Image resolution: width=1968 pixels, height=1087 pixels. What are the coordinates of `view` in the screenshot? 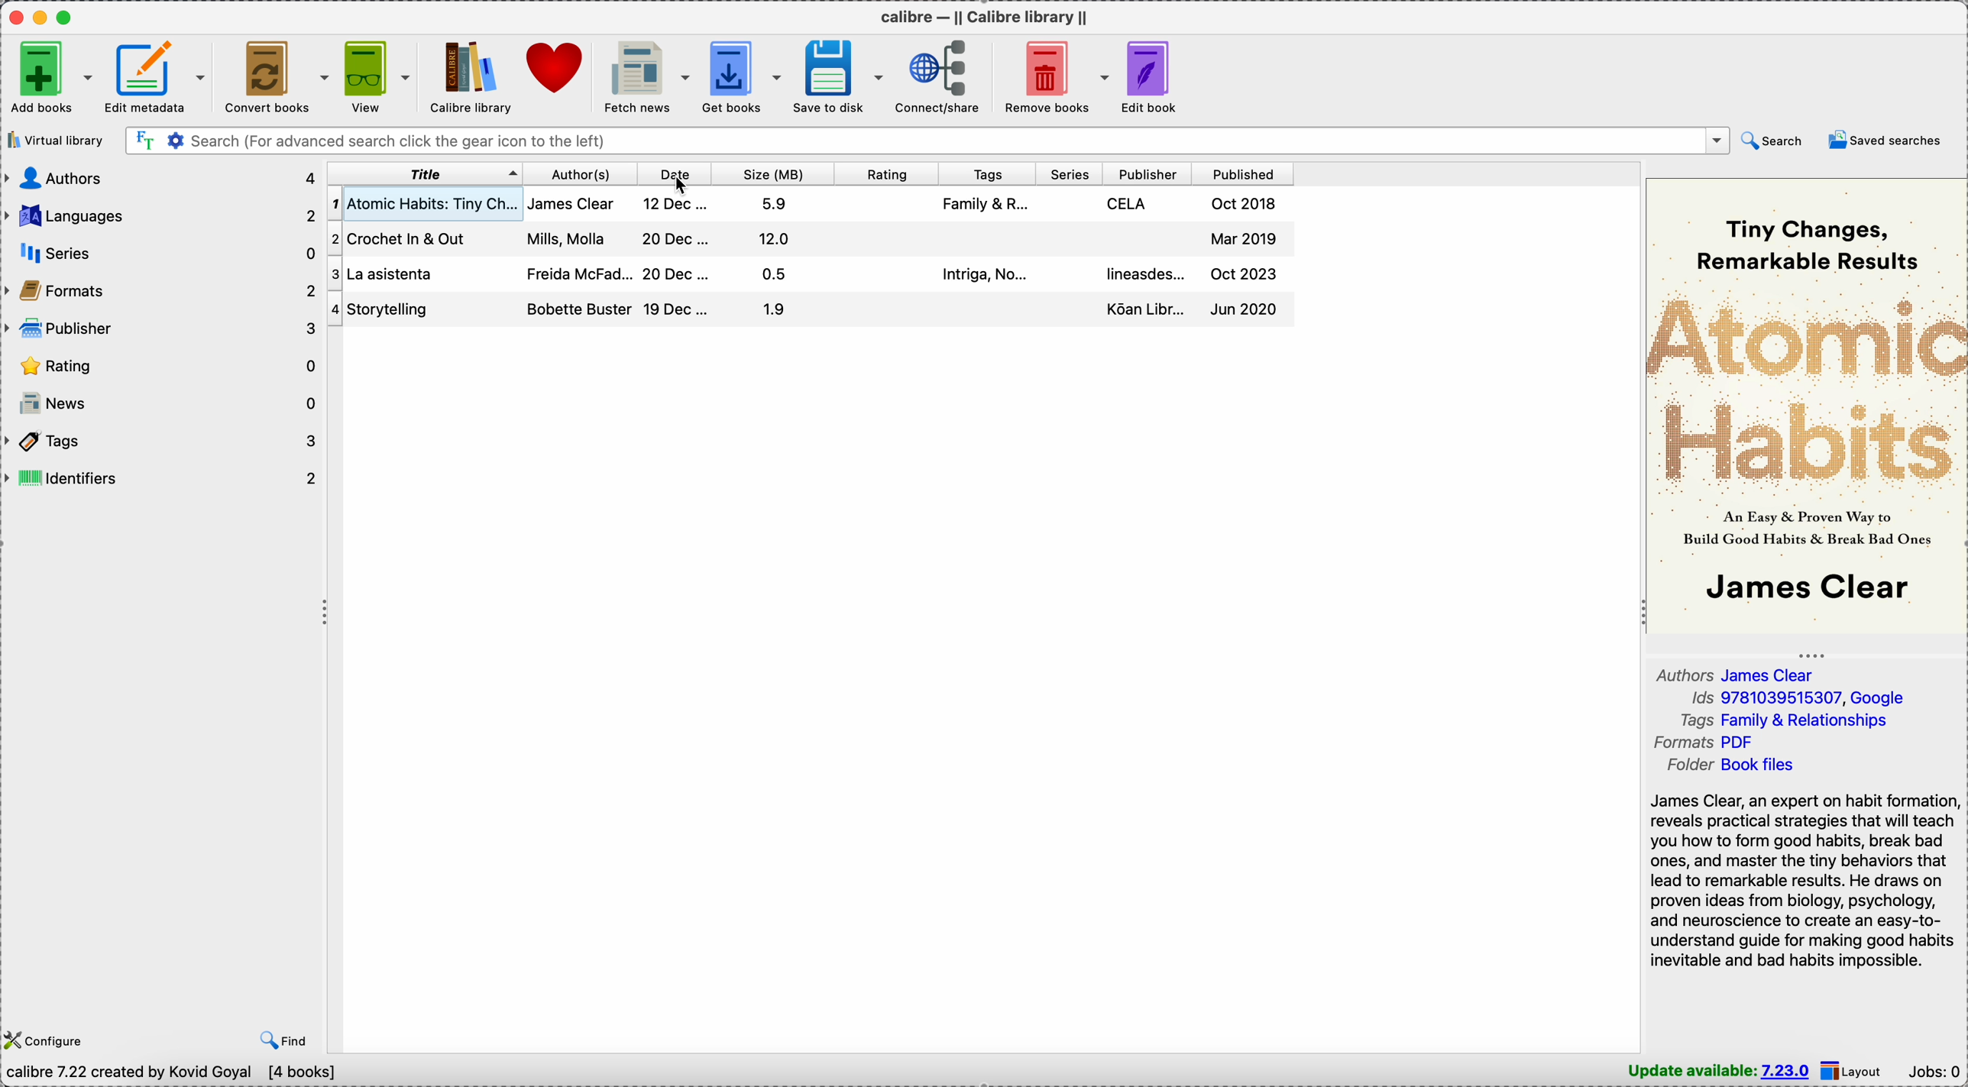 It's located at (379, 77).